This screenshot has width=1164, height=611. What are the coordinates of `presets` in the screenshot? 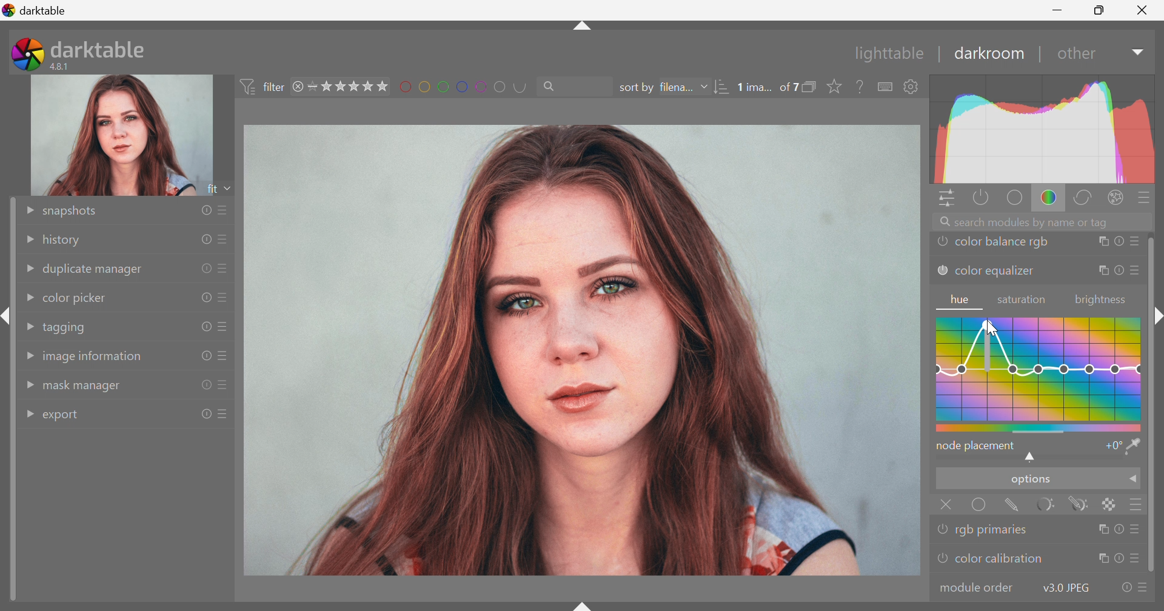 It's located at (1136, 242).